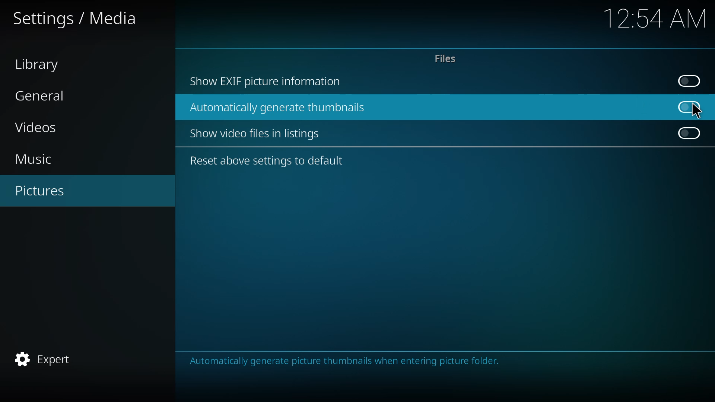 This screenshot has height=402, width=715. Describe the element at coordinates (697, 110) in the screenshot. I see `cursor` at that location.